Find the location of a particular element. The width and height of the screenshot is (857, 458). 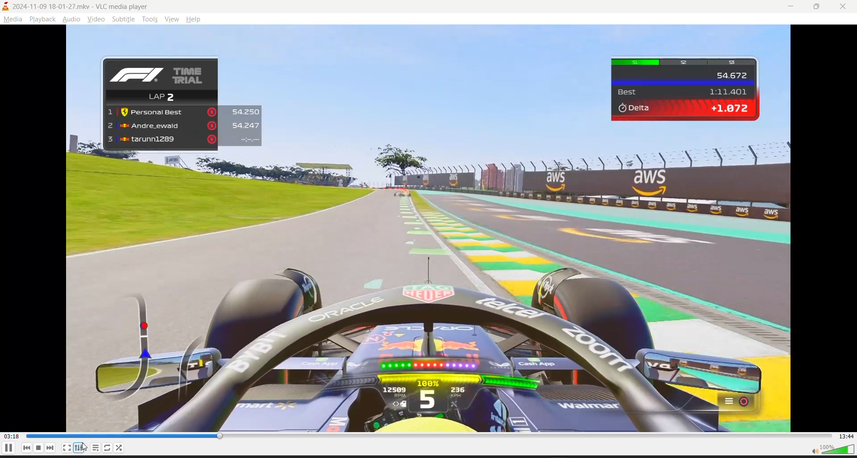

view is located at coordinates (172, 18).